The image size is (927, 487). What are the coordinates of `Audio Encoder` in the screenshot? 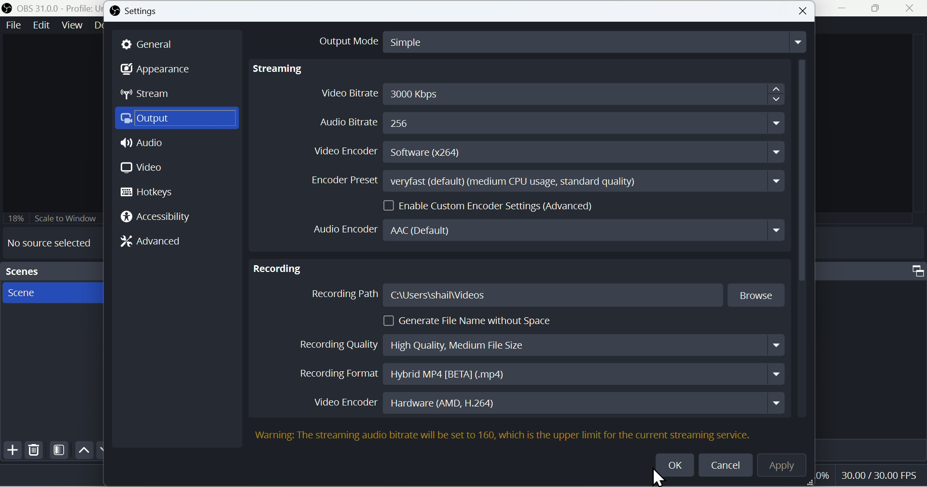 It's located at (547, 230).